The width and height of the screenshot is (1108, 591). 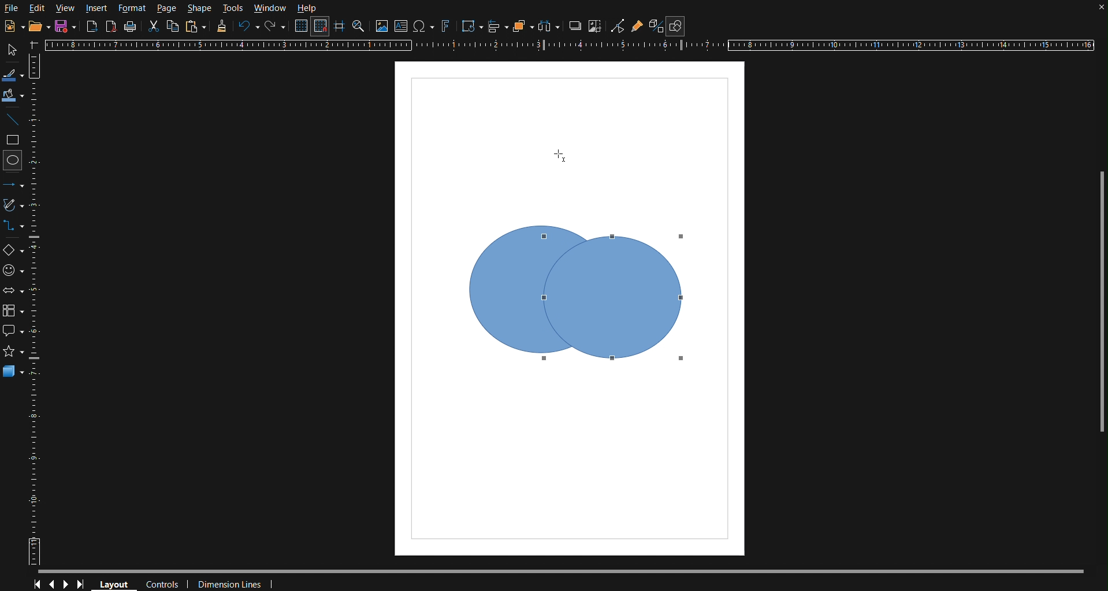 What do you see at coordinates (1097, 10) in the screenshot?
I see `close` at bounding box center [1097, 10].